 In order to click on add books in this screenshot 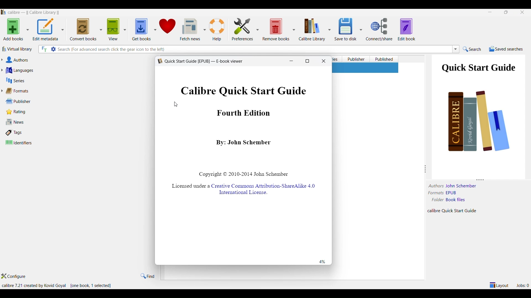, I will do `click(14, 30)`.